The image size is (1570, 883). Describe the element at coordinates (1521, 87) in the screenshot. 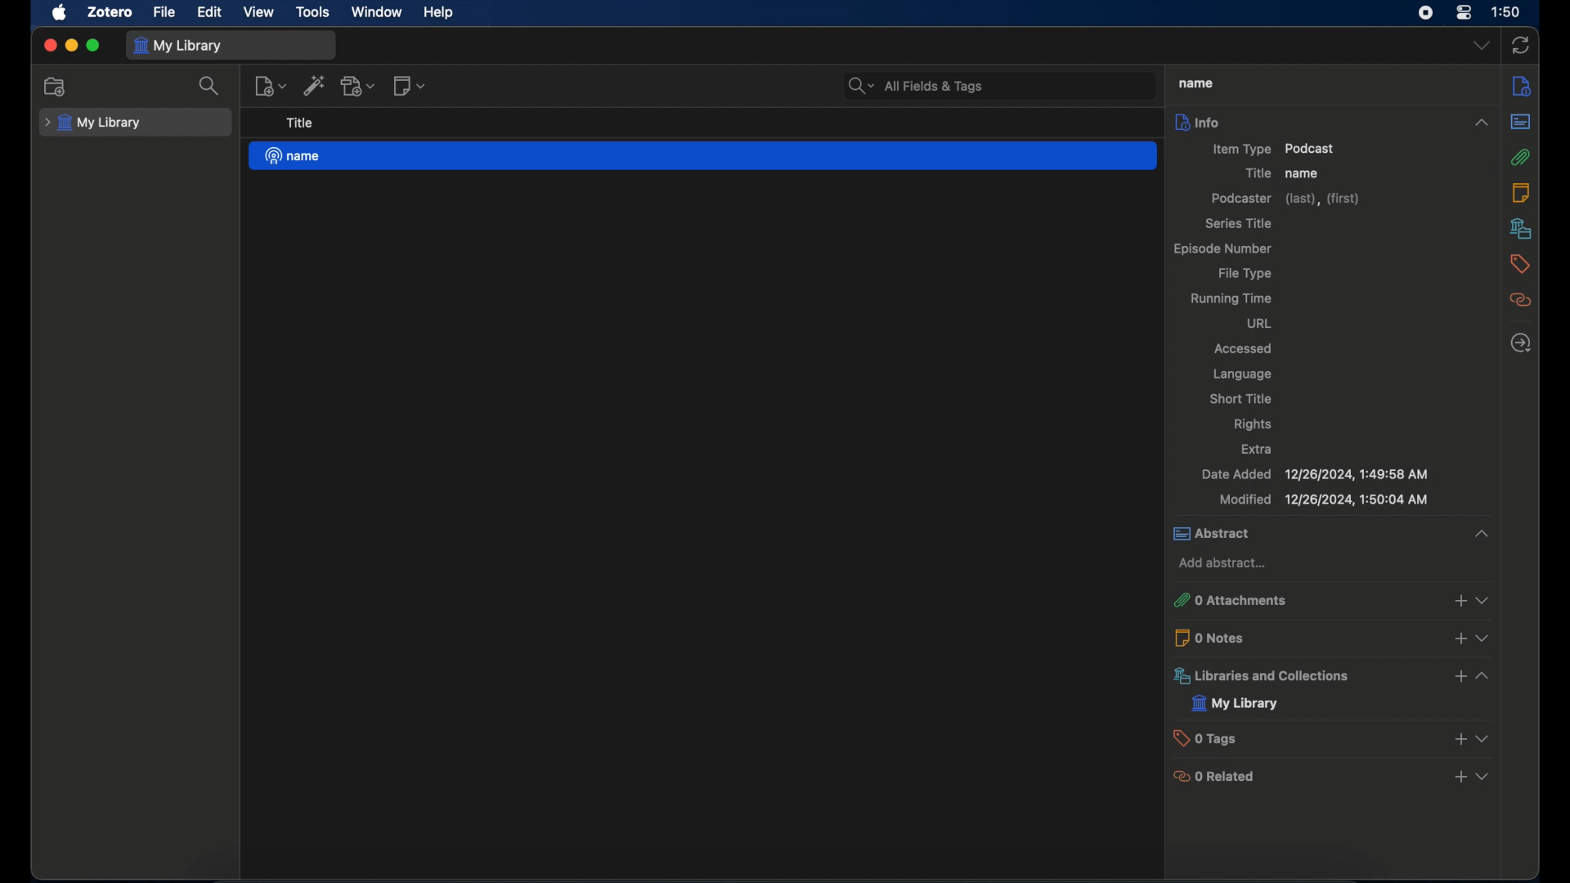

I see `info` at that location.